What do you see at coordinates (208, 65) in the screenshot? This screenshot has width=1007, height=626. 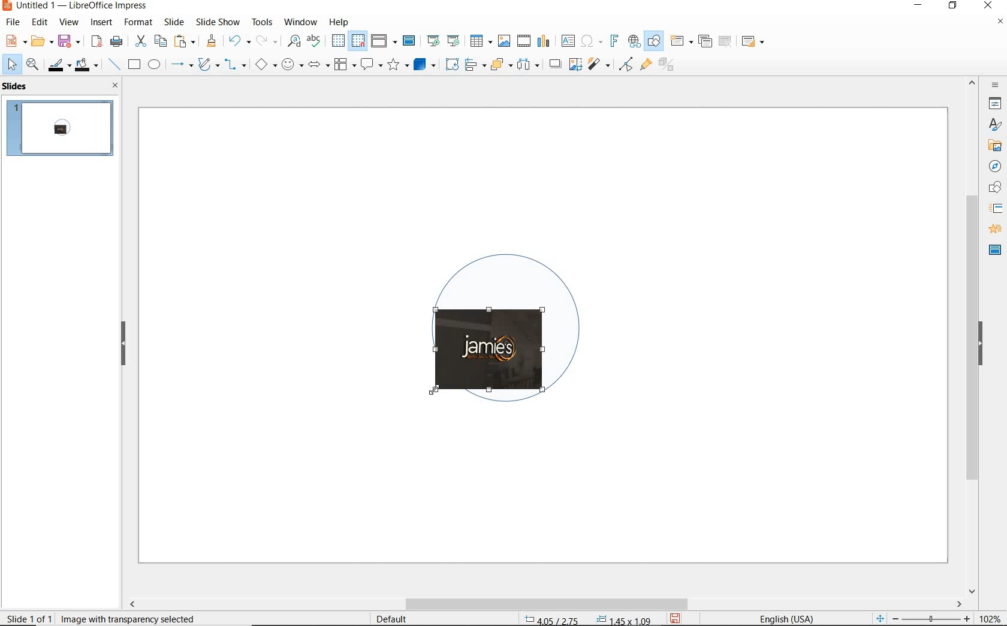 I see `curves & polygons` at bounding box center [208, 65].